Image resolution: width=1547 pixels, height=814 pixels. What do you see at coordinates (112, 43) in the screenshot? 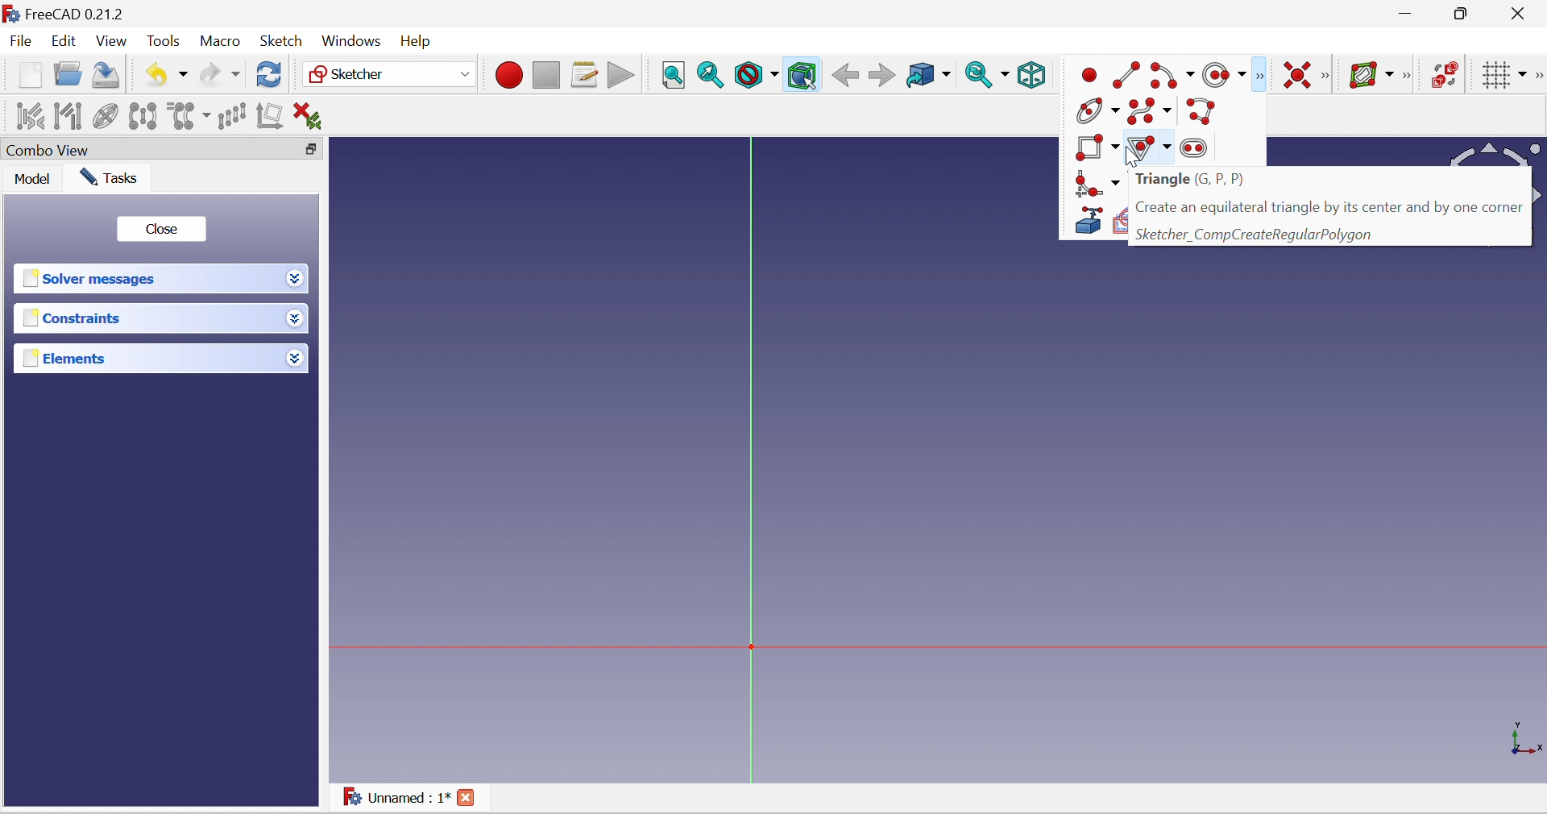
I see `View` at bounding box center [112, 43].